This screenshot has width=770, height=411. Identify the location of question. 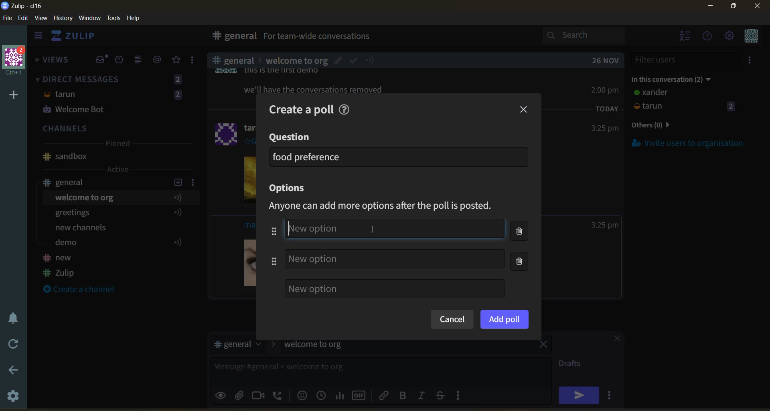
(291, 137).